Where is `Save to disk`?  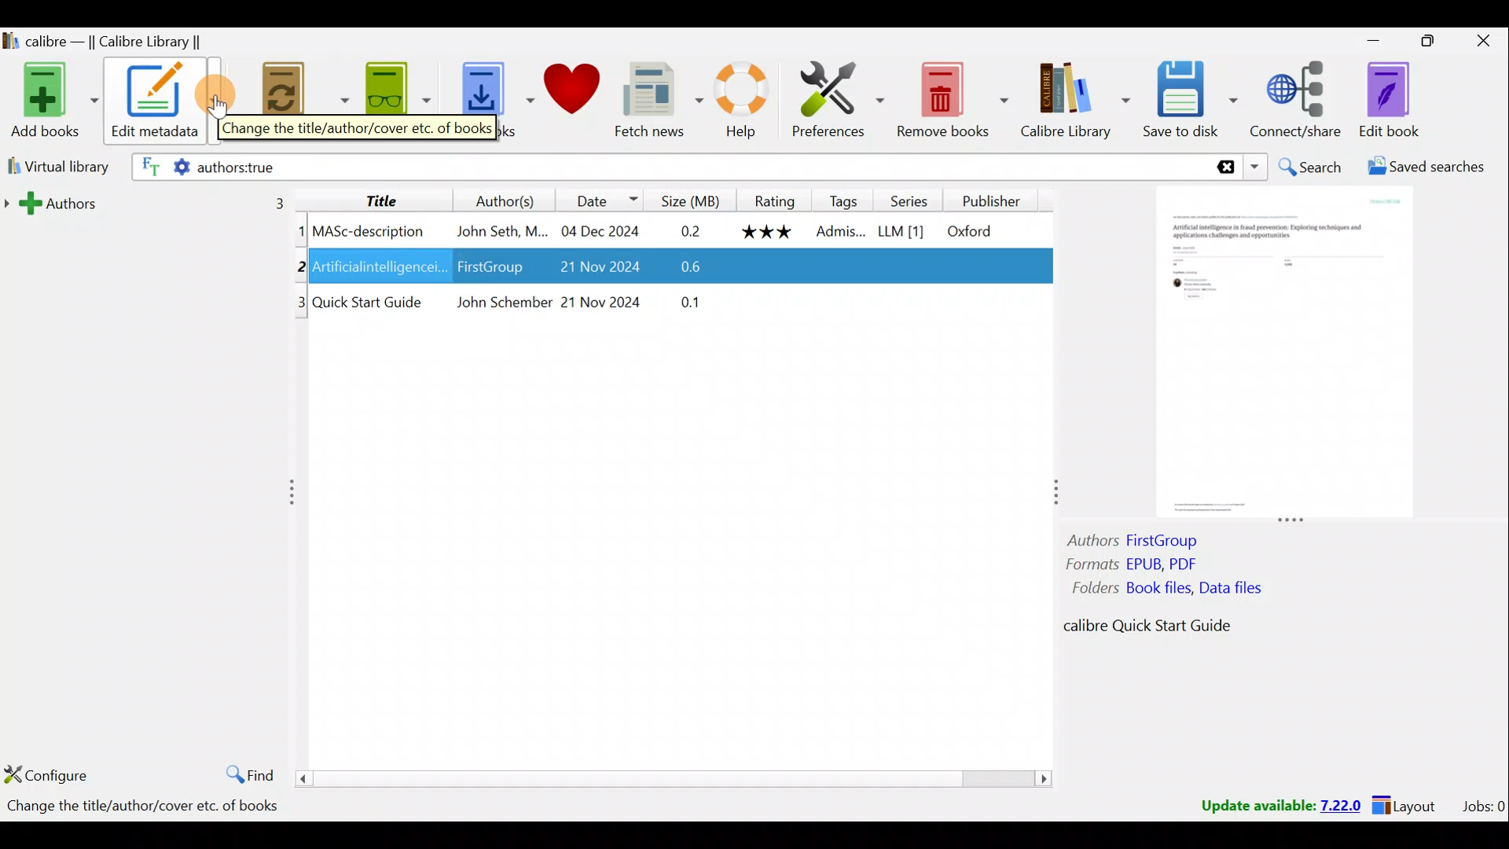
Save to disk is located at coordinates (1188, 100).